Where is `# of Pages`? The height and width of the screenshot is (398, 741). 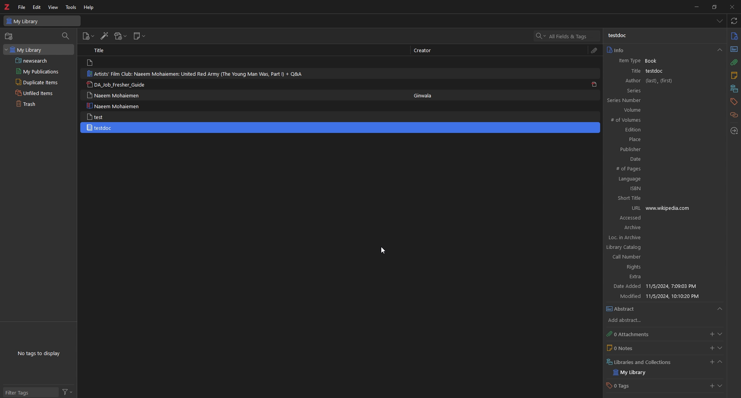 # of Pages is located at coordinates (653, 169).